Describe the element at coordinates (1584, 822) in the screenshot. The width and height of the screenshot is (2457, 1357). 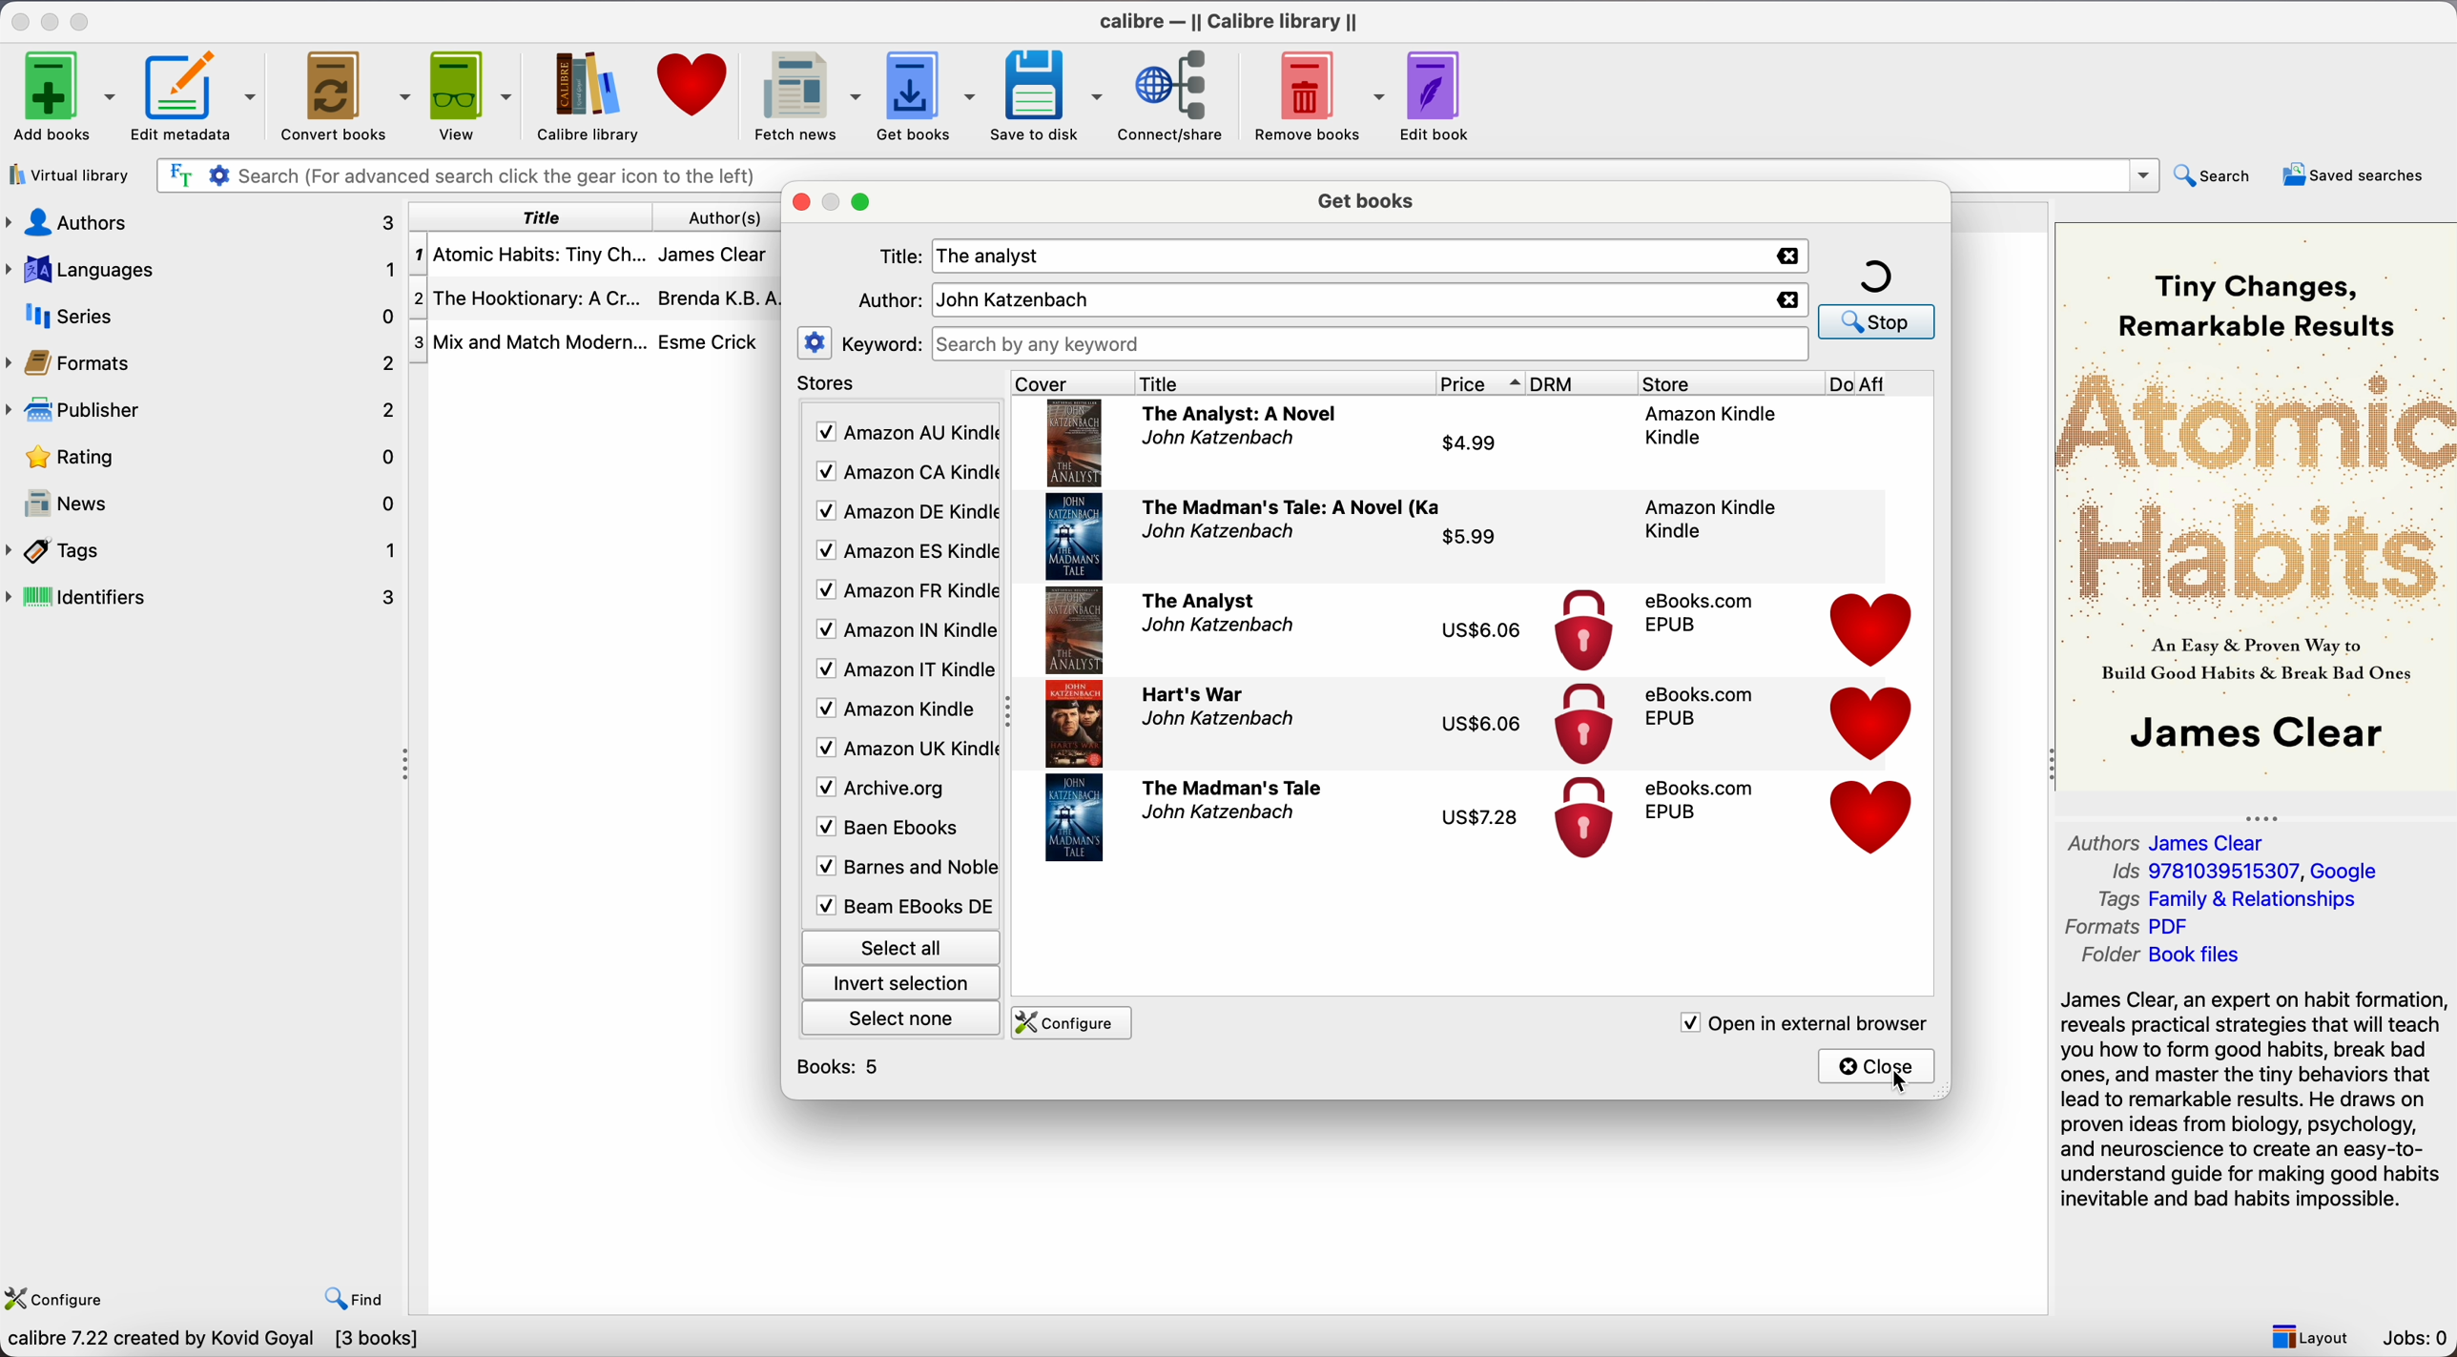
I see `icon` at that location.